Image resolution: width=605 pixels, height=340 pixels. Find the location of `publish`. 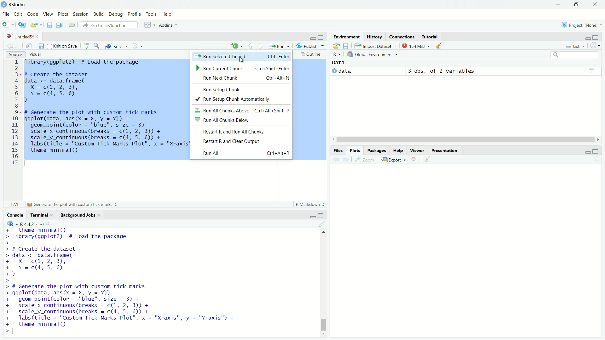

publish is located at coordinates (311, 47).